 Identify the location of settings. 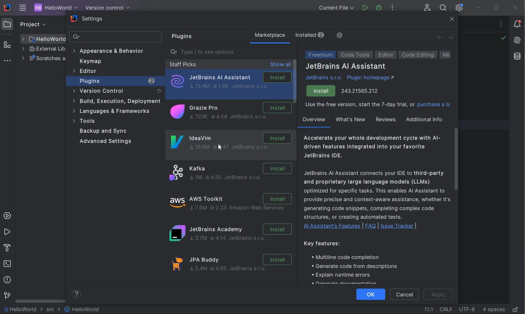
(88, 20).